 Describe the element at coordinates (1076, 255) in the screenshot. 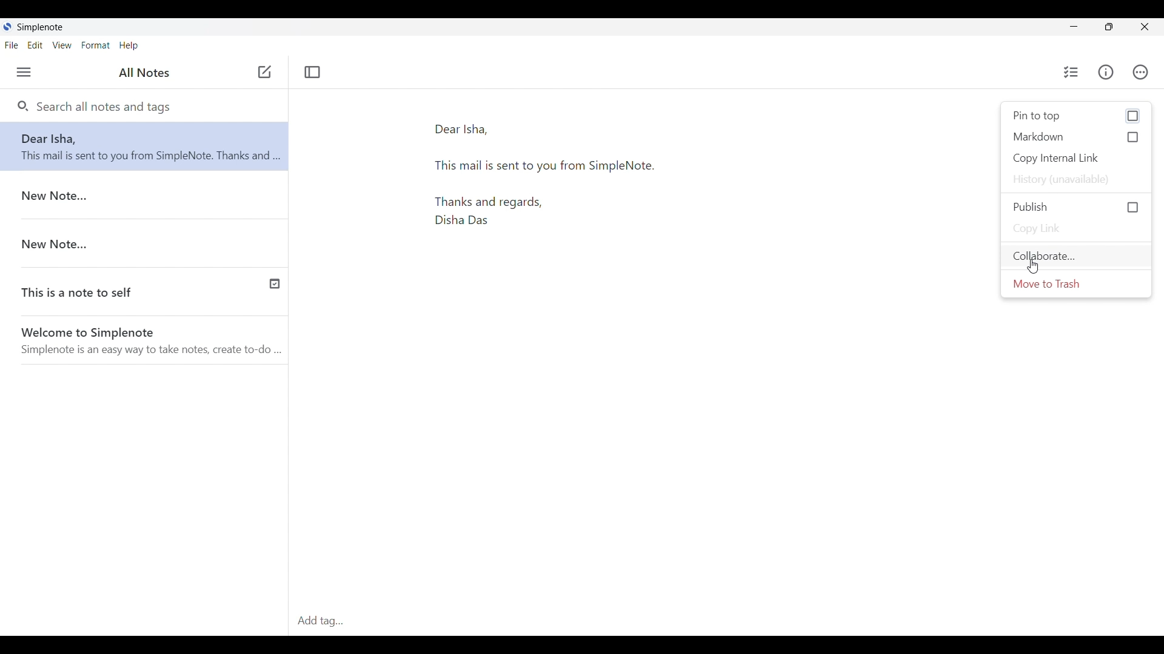

I see `Collaborate` at that location.